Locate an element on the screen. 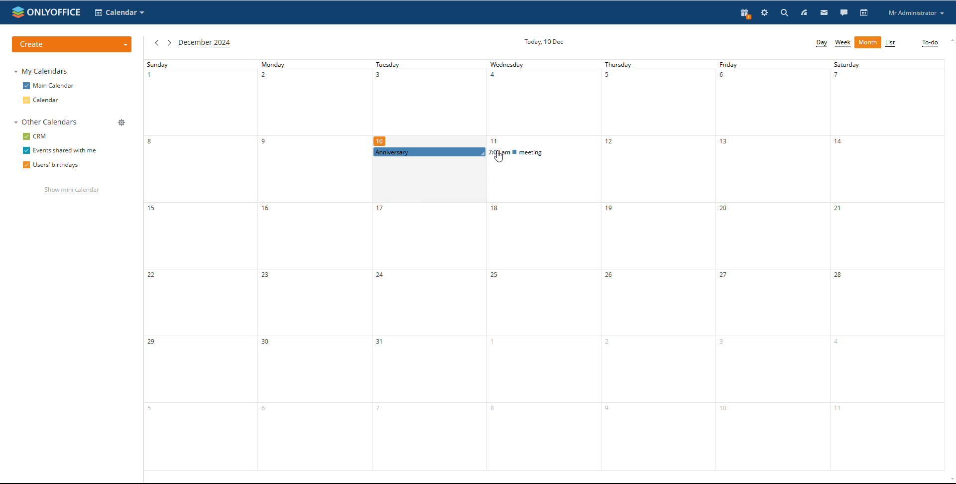 Image resolution: width=956 pixels, height=484 pixels. settings is located at coordinates (764, 12).